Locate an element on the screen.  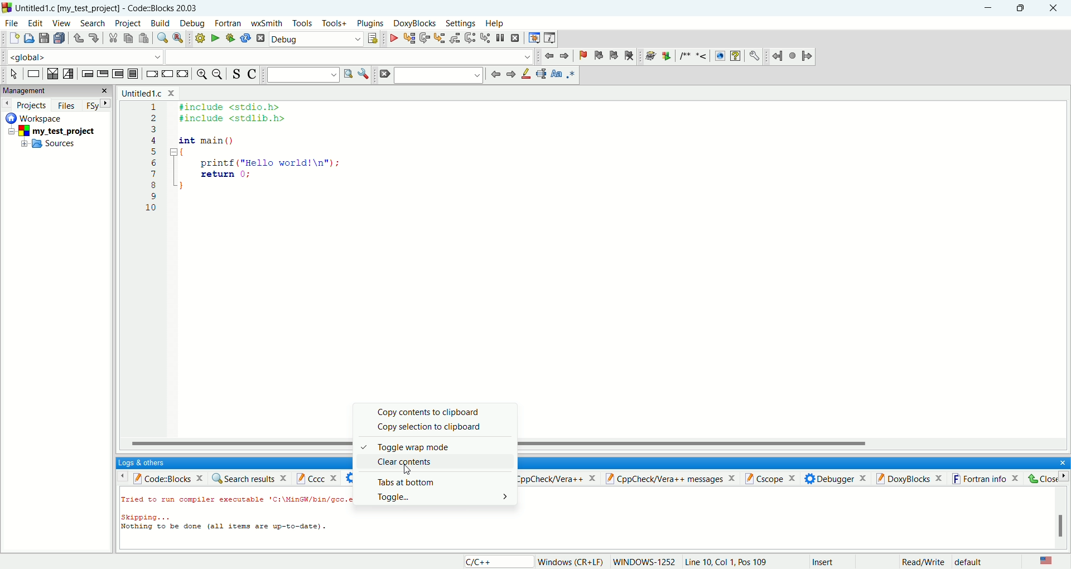
horizontal scroll bar is located at coordinates (795, 445).